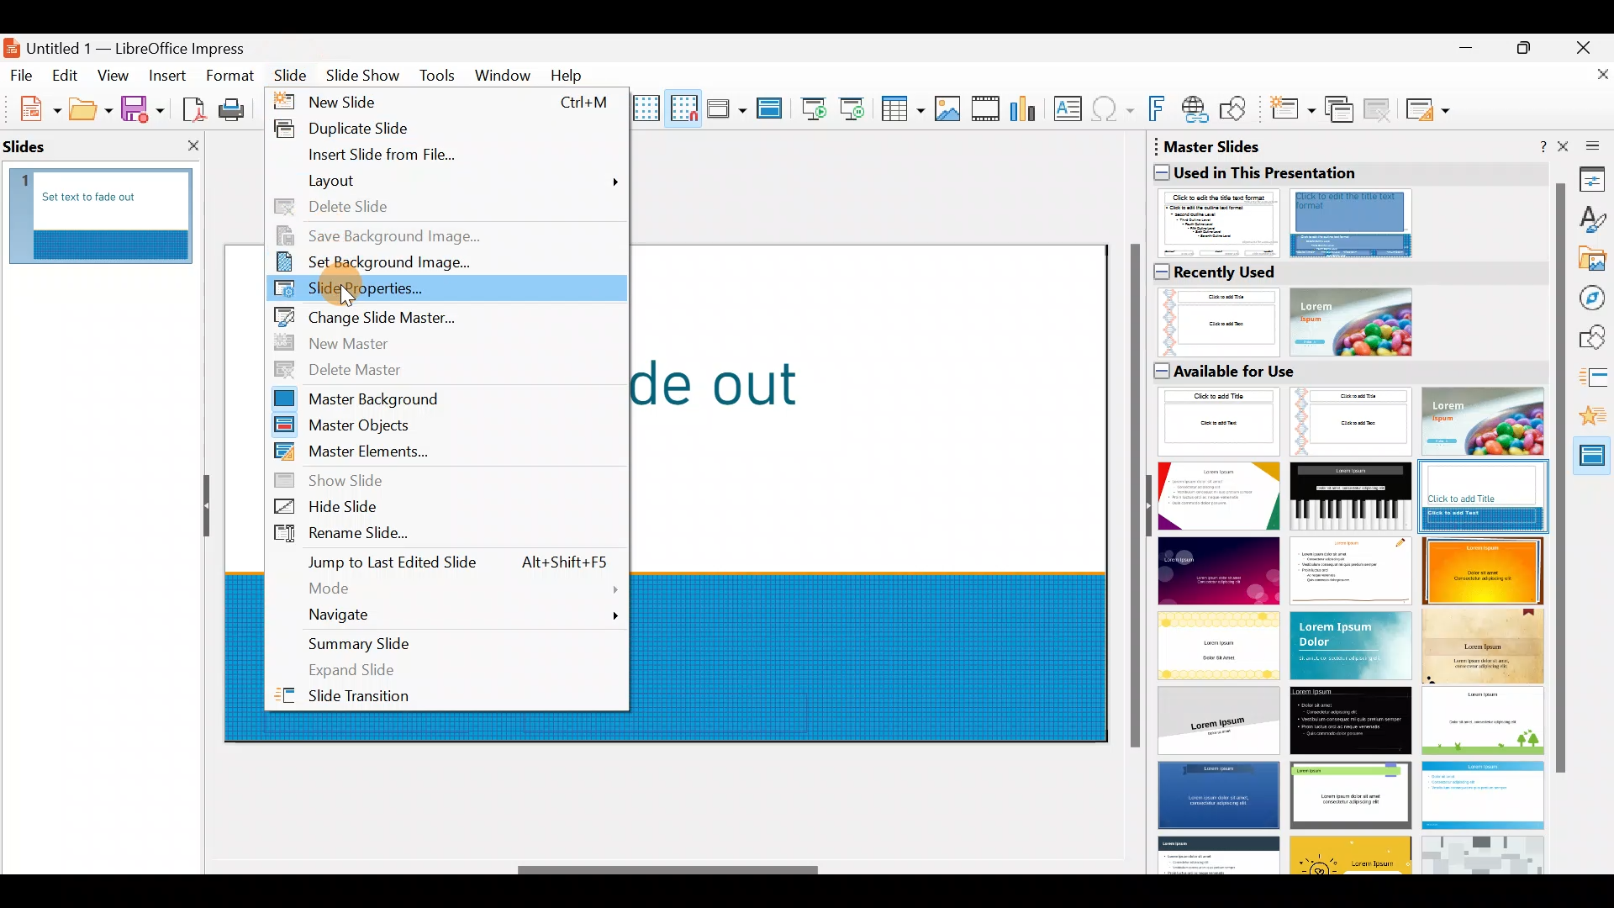 This screenshot has height=908, width=1614. I want to click on Document name, so click(137, 44).